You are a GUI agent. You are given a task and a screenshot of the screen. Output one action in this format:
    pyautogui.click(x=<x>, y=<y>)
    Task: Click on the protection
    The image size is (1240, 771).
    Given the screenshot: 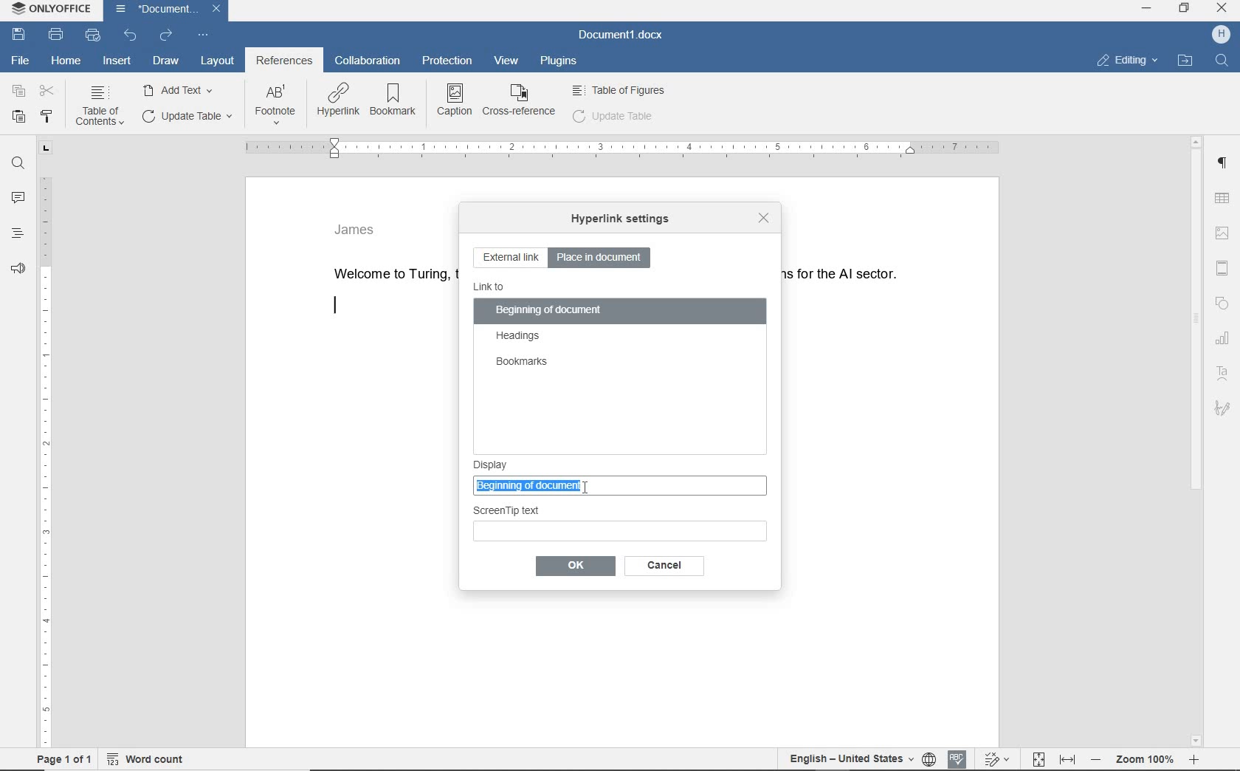 What is the action you would take?
    pyautogui.click(x=449, y=62)
    